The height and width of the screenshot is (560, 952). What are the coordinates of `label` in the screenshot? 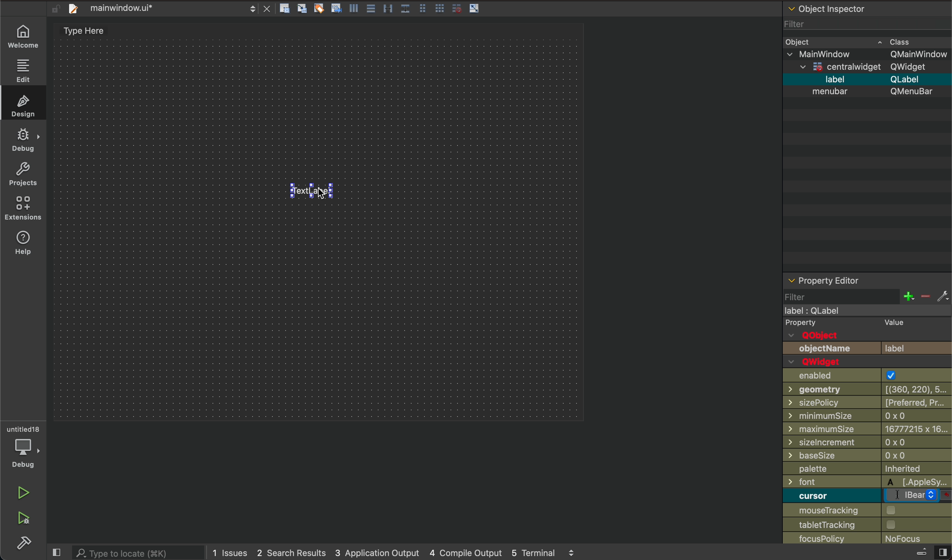 It's located at (909, 348).